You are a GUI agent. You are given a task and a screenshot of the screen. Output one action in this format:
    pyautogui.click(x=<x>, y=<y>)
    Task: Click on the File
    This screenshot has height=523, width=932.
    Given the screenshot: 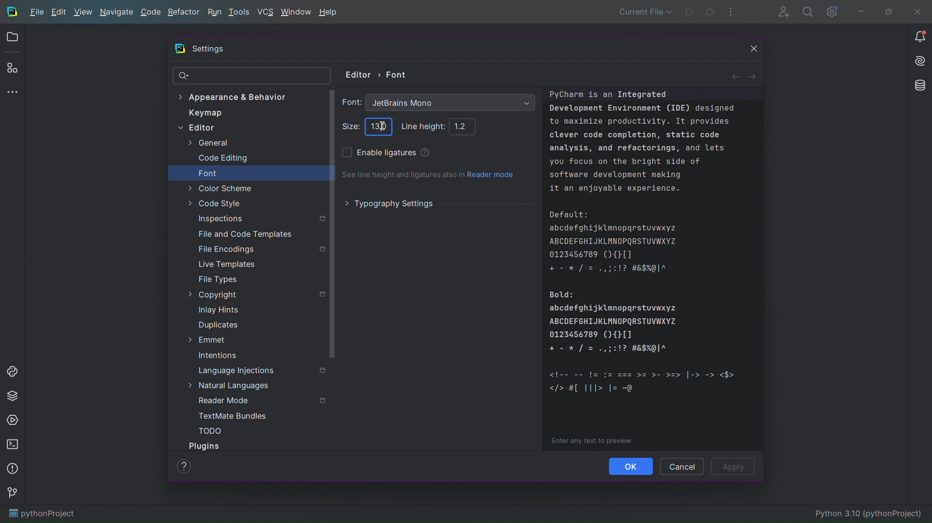 What is the action you would take?
    pyautogui.click(x=36, y=13)
    